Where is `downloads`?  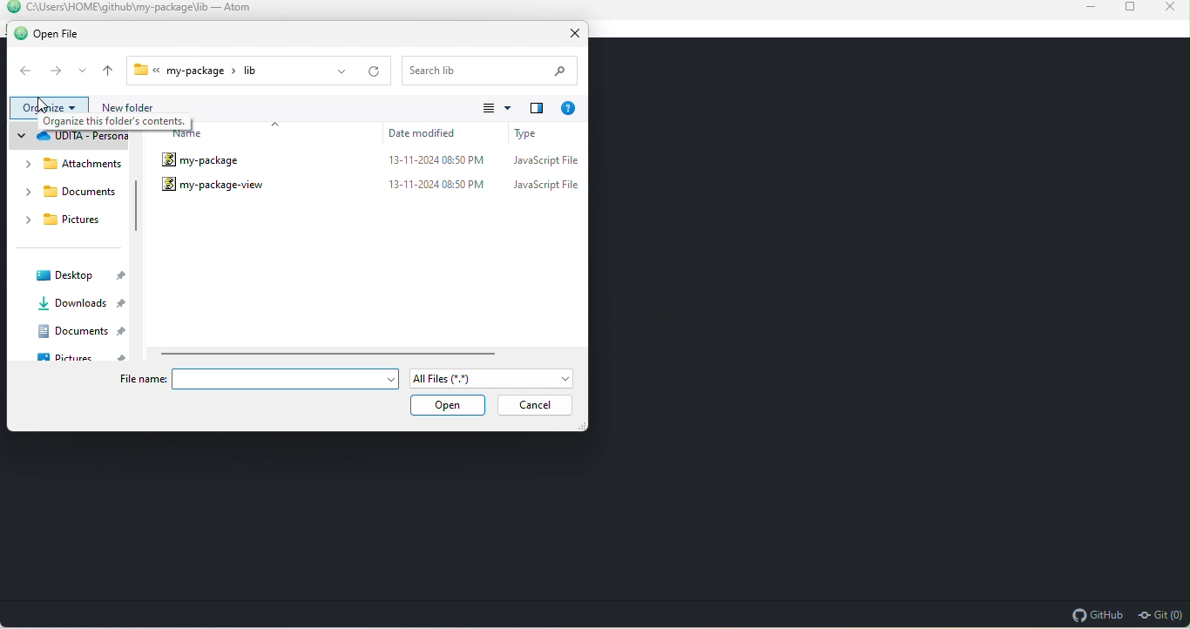 downloads is located at coordinates (73, 304).